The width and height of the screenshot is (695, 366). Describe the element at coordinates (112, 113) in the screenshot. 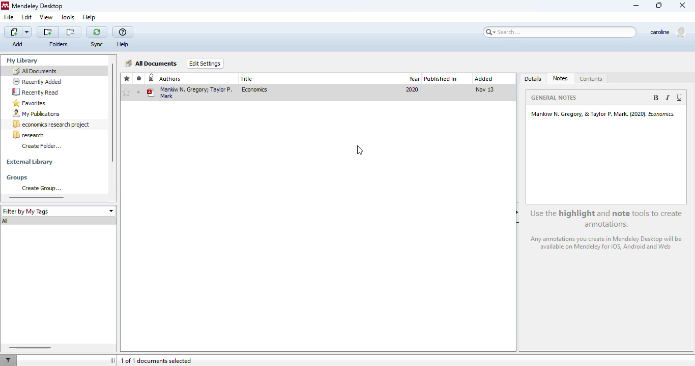

I see `vertical scroll bar` at that location.